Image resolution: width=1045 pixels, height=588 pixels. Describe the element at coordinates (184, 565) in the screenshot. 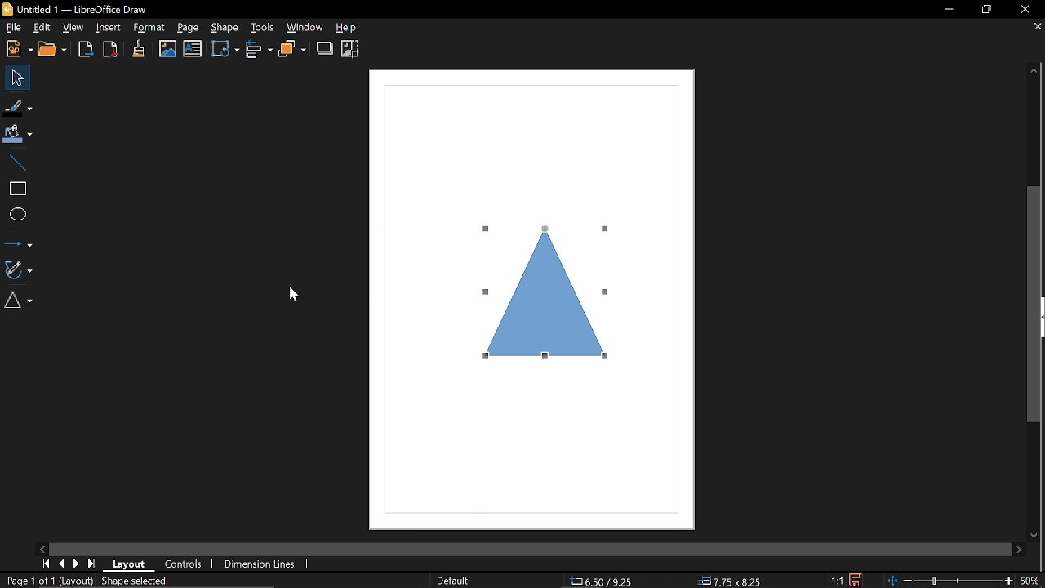

I see `Controls` at that location.